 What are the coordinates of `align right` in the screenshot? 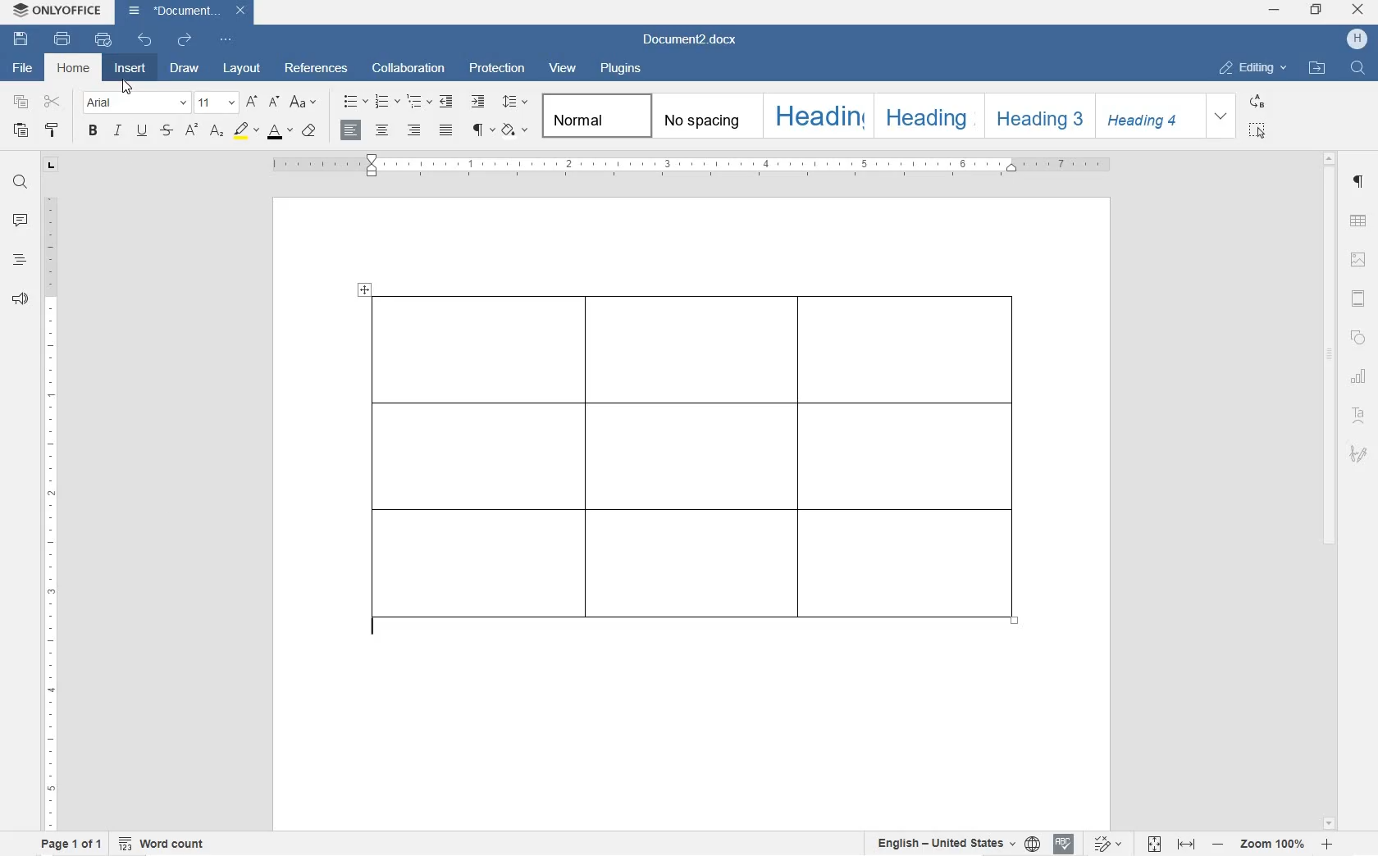 It's located at (413, 131).